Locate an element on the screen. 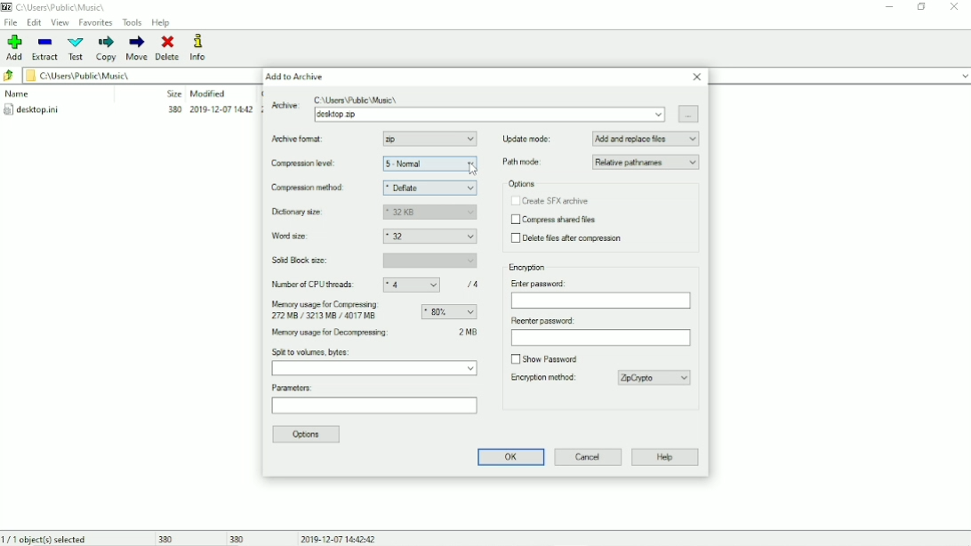 The height and width of the screenshot is (546, 971). Compress shared files is located at coordinates (555, 221).